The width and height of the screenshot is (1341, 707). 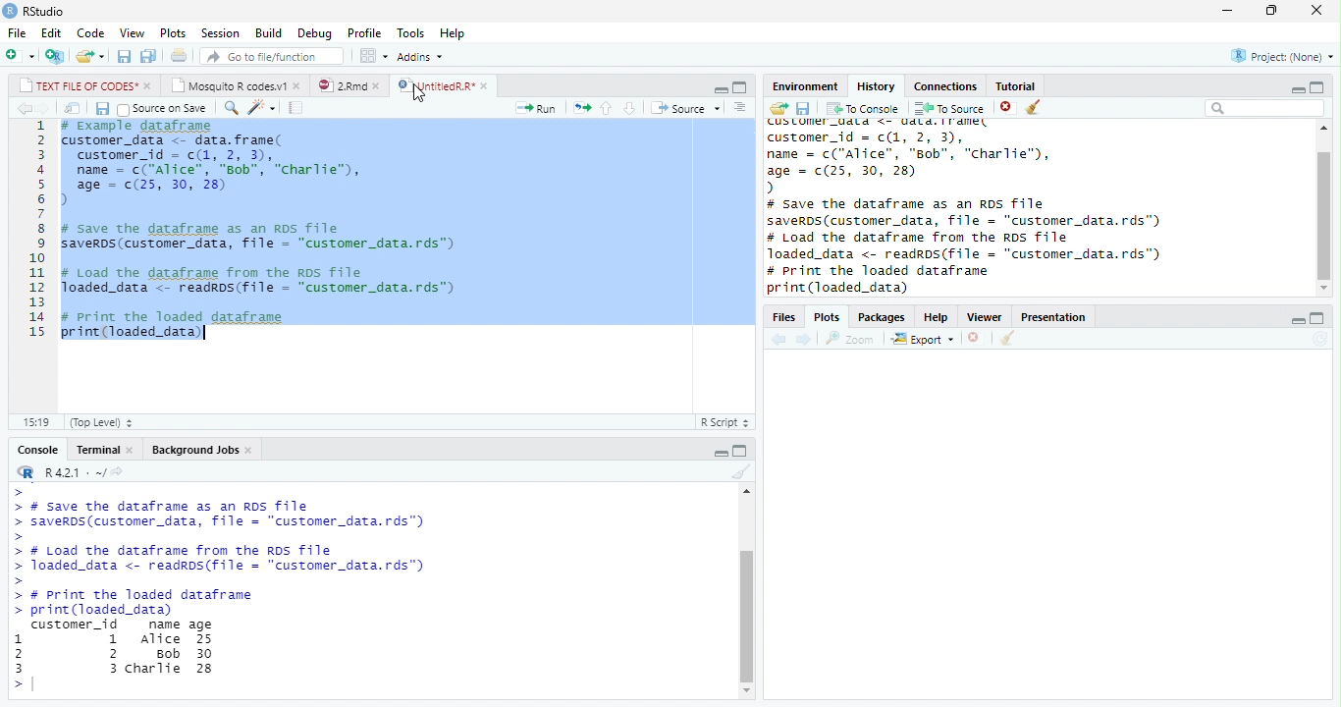 I want to click on 25 30 28, so click(x=204, y=654).